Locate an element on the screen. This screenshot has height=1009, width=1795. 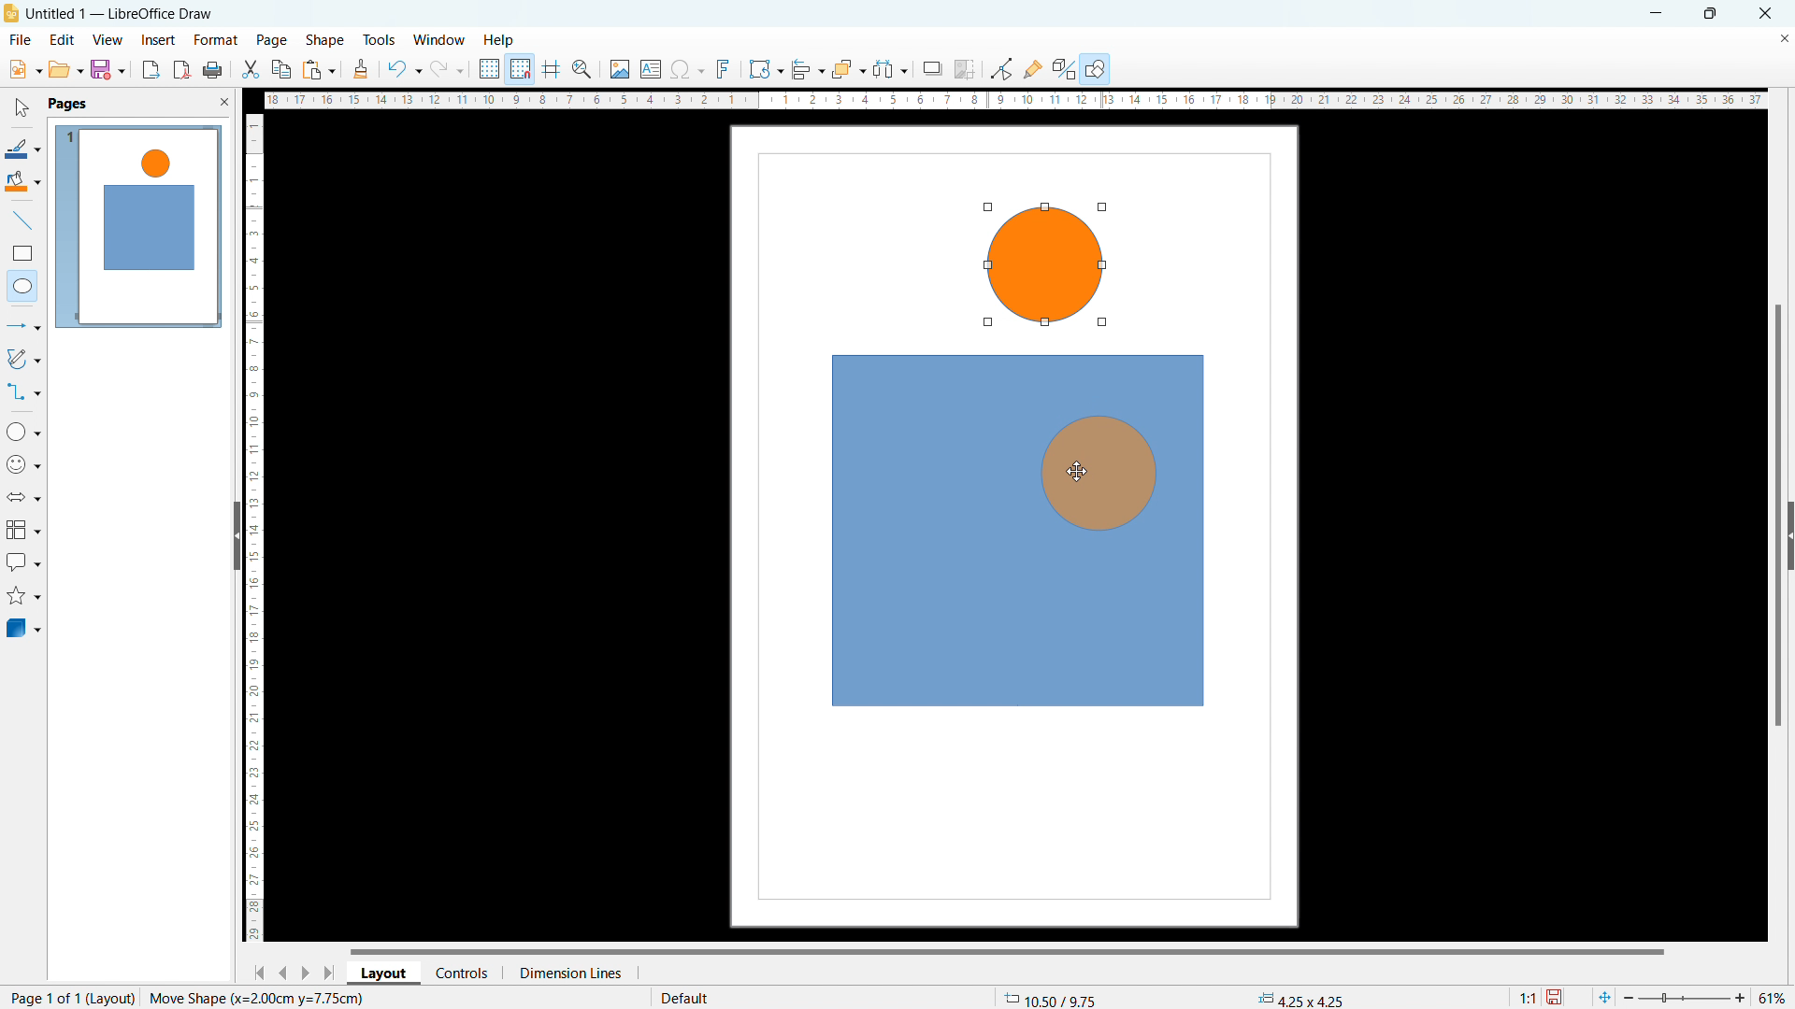
go to first page is located at coordinates (256, 972).